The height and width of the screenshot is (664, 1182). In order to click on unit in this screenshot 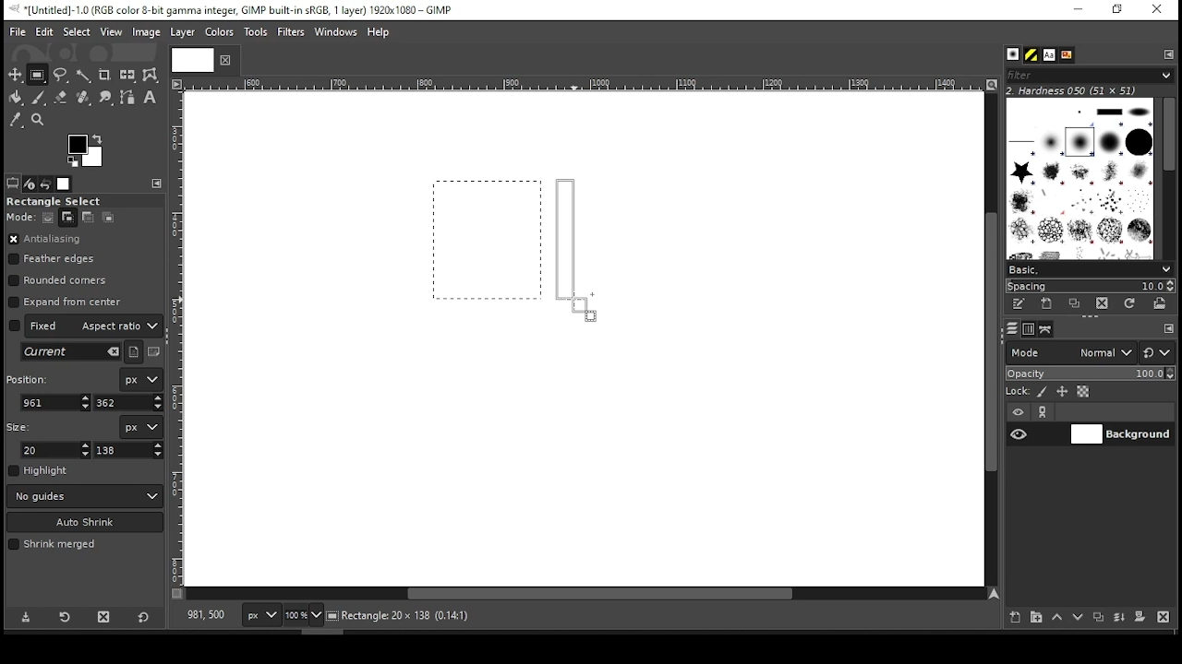, I will do `click(142, 380)`.